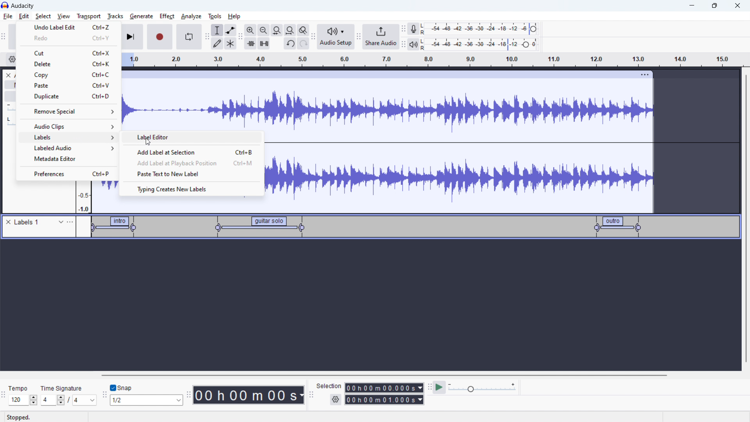 The image size is (750, 422). Describe the element at coordinates (10, 222) in the screenshot. I see `remove` at that location.